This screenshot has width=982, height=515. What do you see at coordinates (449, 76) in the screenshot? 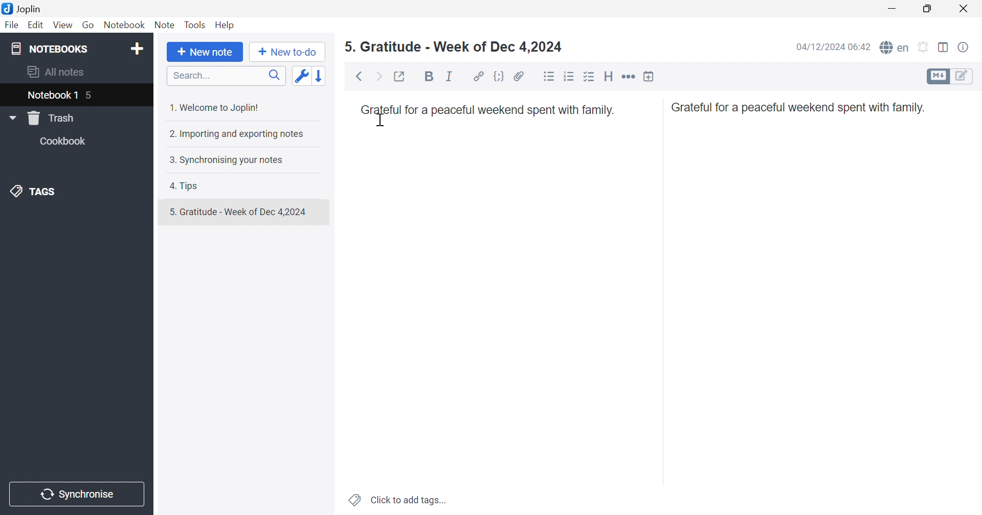
I see `Italic` at bounding box center [449, 76].